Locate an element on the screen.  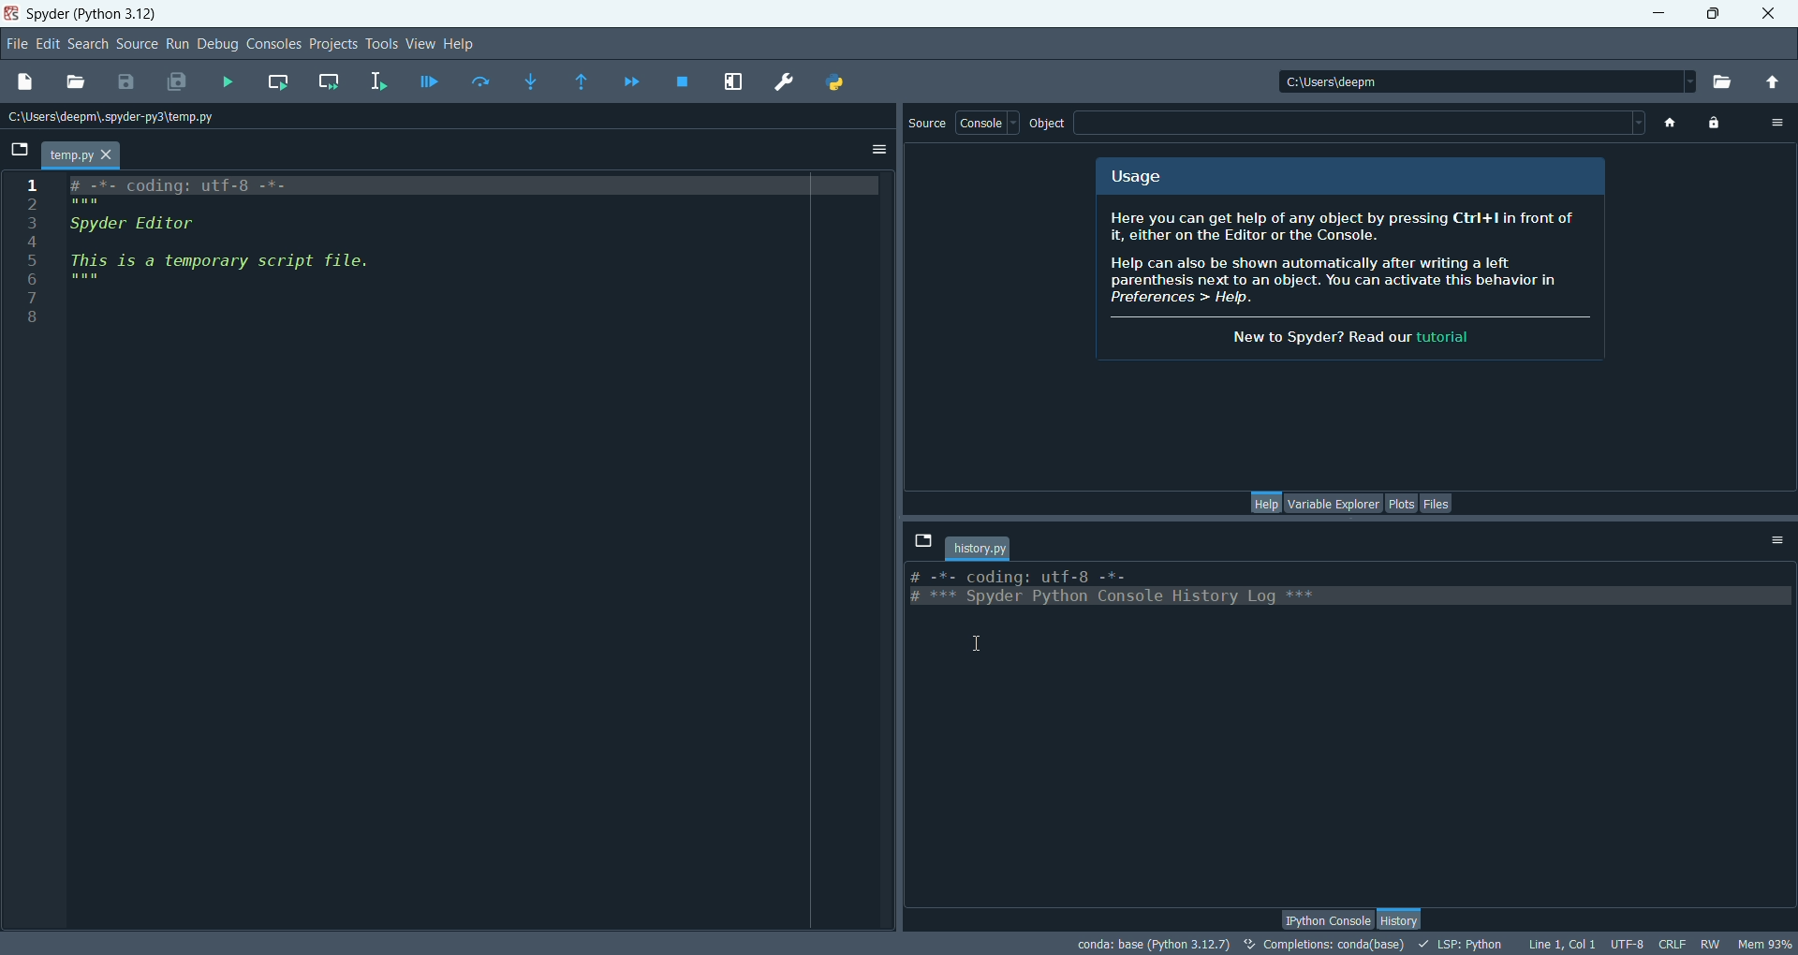
maximize current pane is located at coordinates (734, 80).